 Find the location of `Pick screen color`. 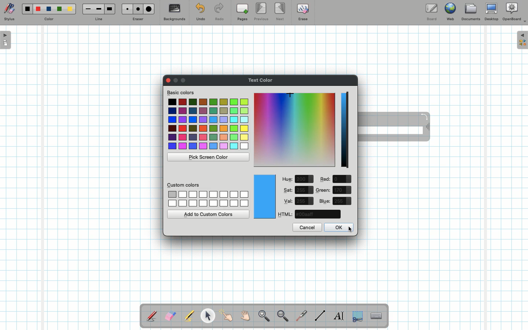

Pick screen color is located at coordinates (209, 157).